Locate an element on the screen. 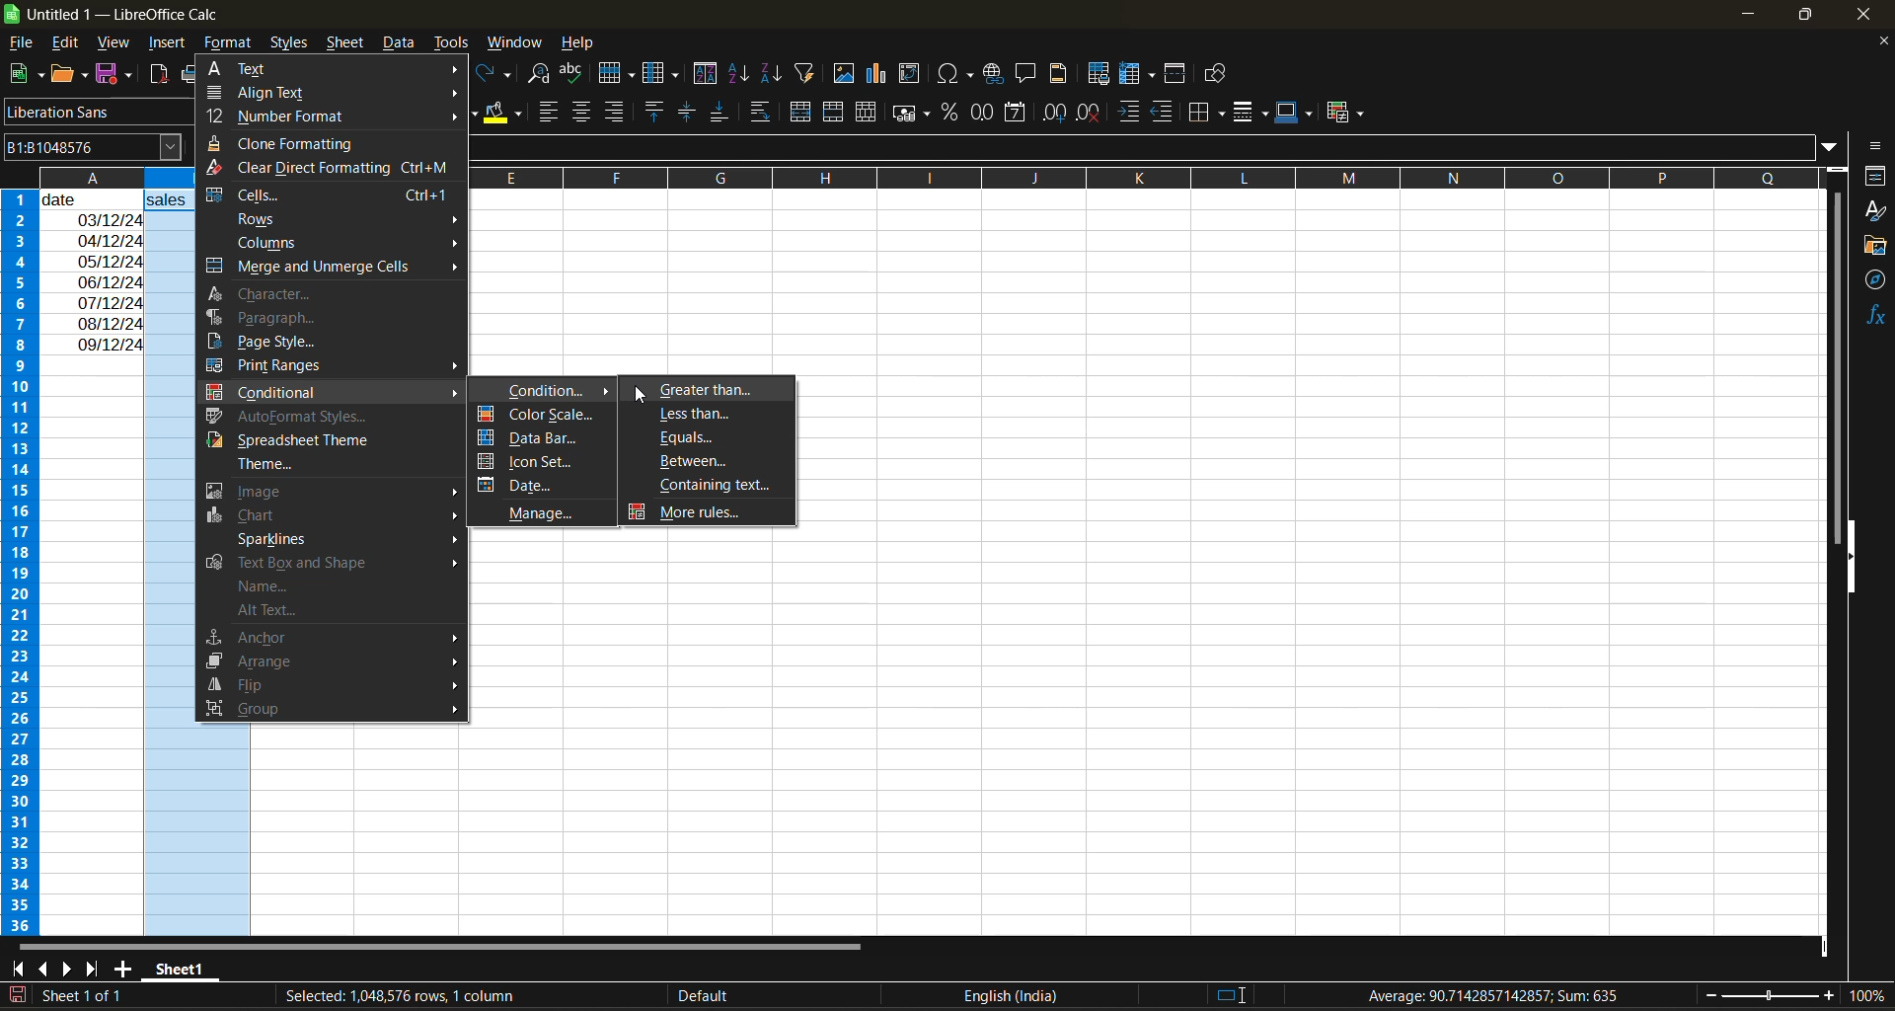 The image size is (1895, 1011). borders is located at coordinates (1211, 112).